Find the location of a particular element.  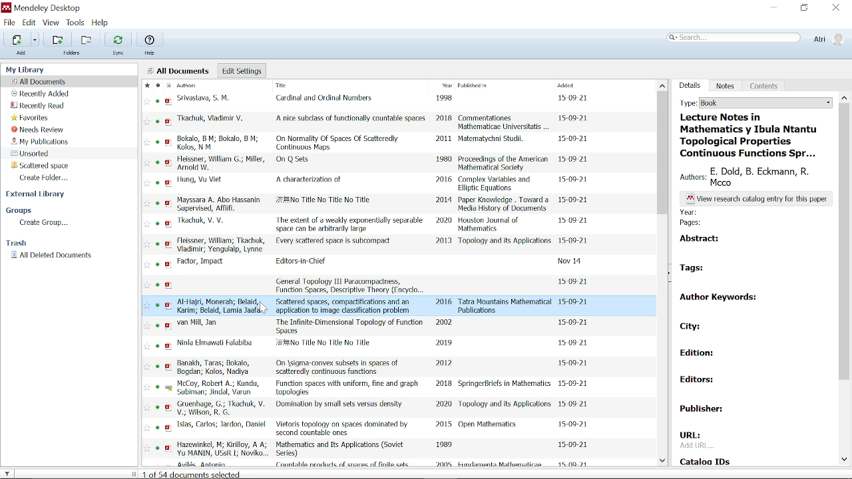

My publications is located at coordinates (39, 141).